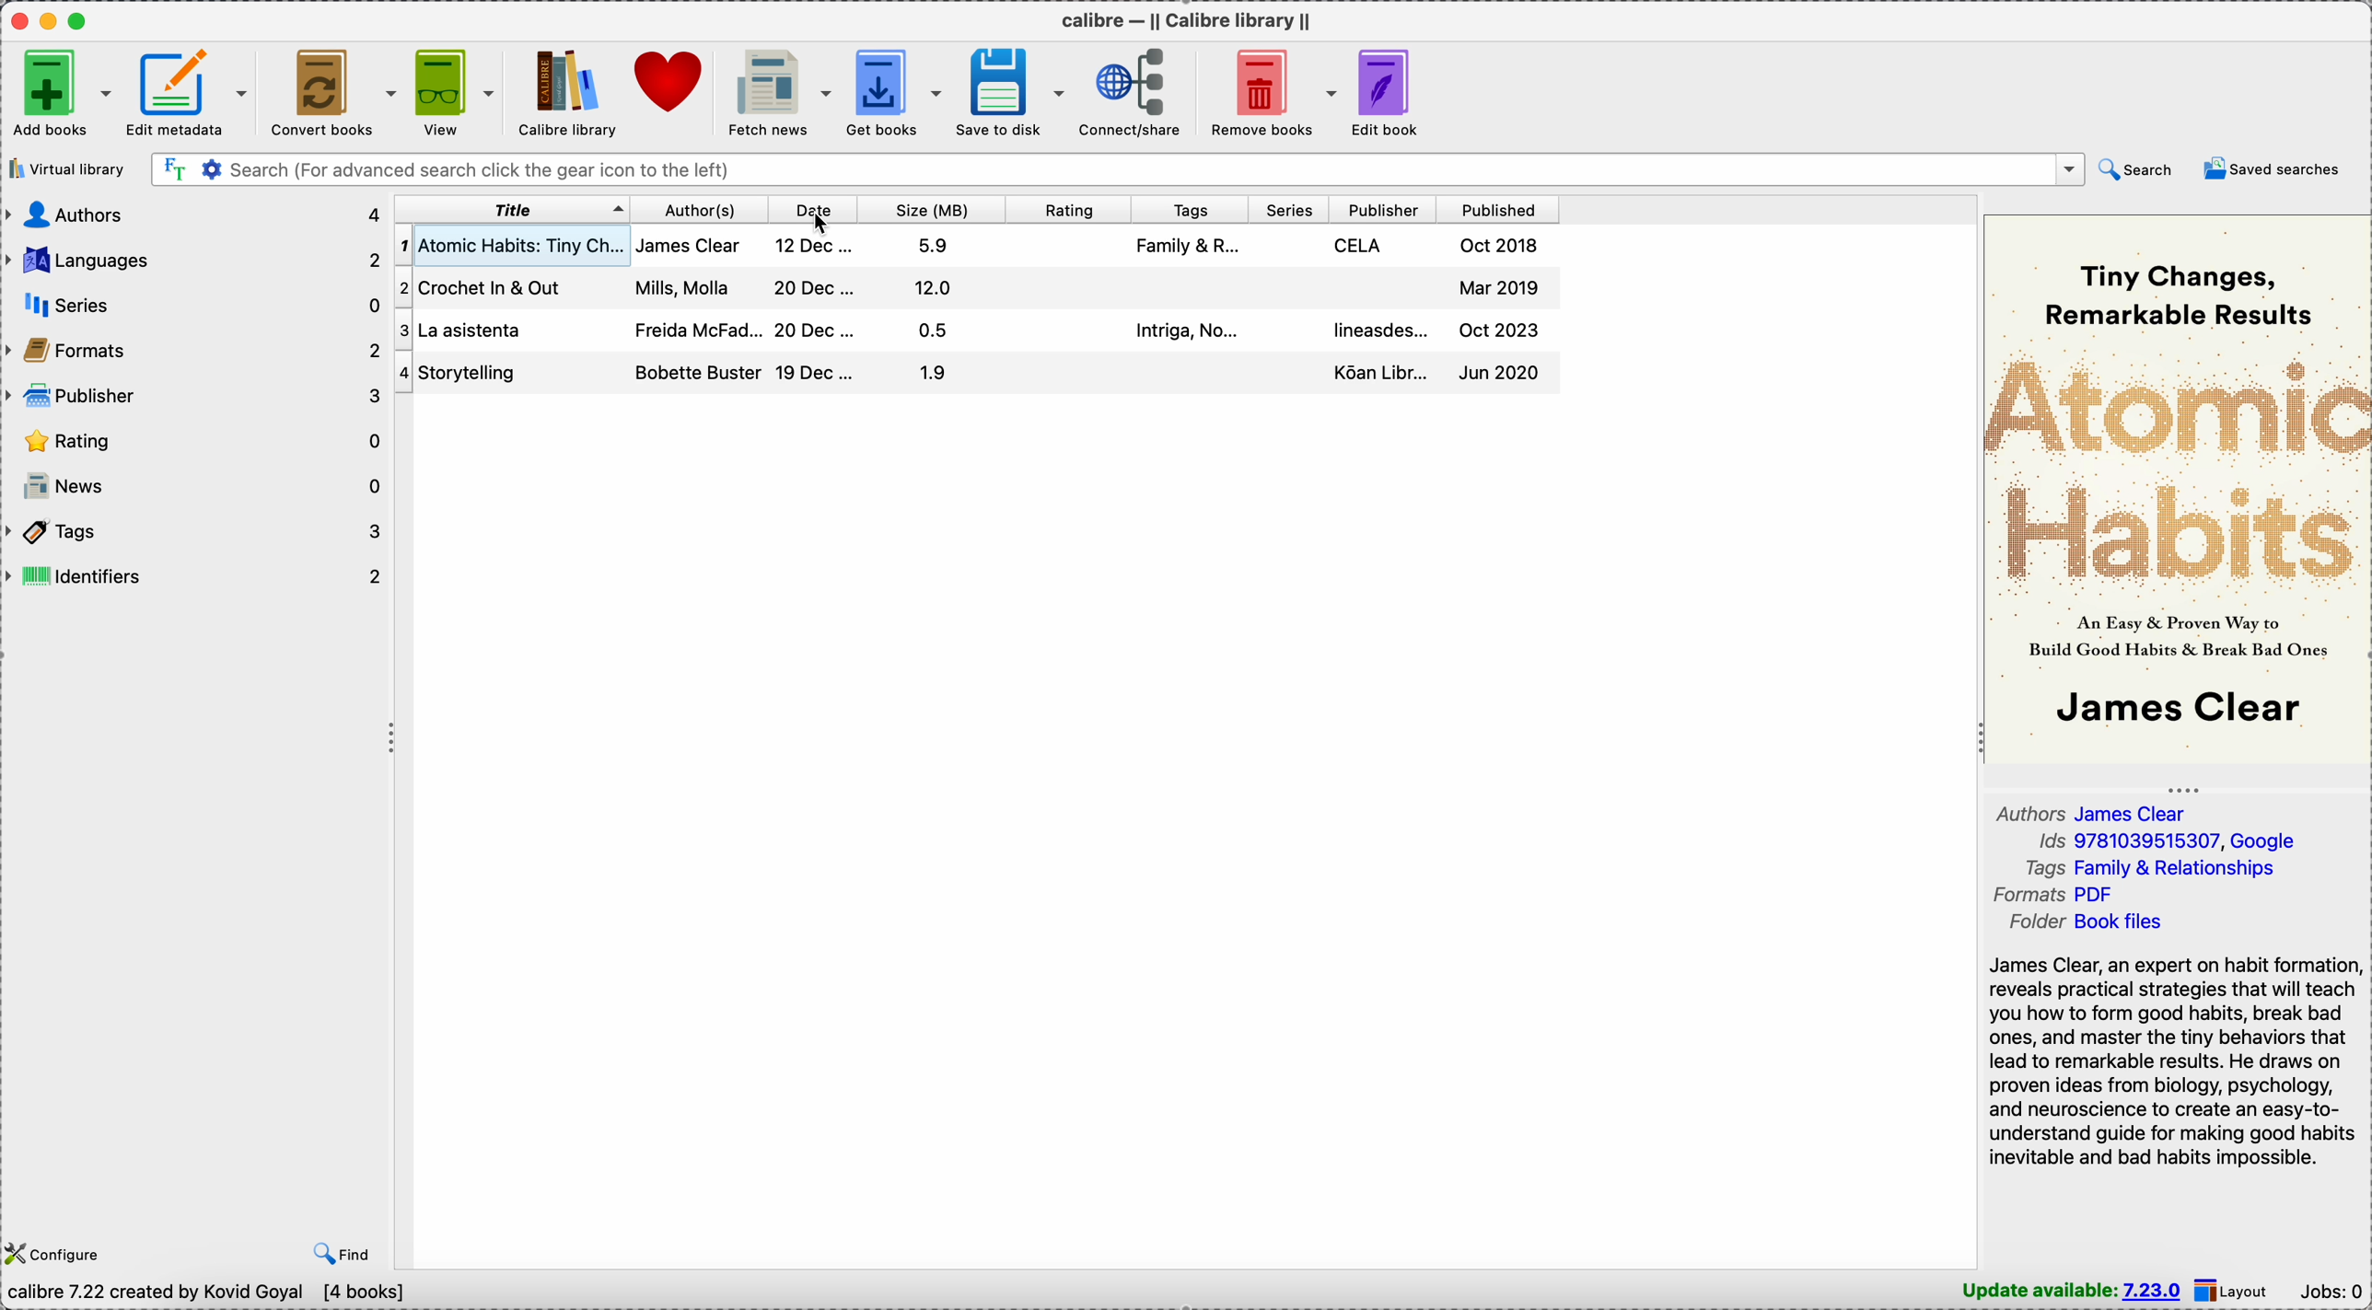 This screenshot has width=2372, height=1310. What do you see at coordinates (897, 93) in the screenshot?
I see `get books` at bounding box center [897, 93].